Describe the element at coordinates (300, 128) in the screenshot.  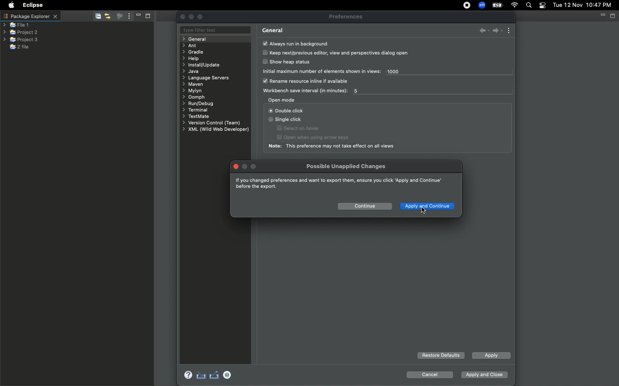
I see `Select on hover` at that location.